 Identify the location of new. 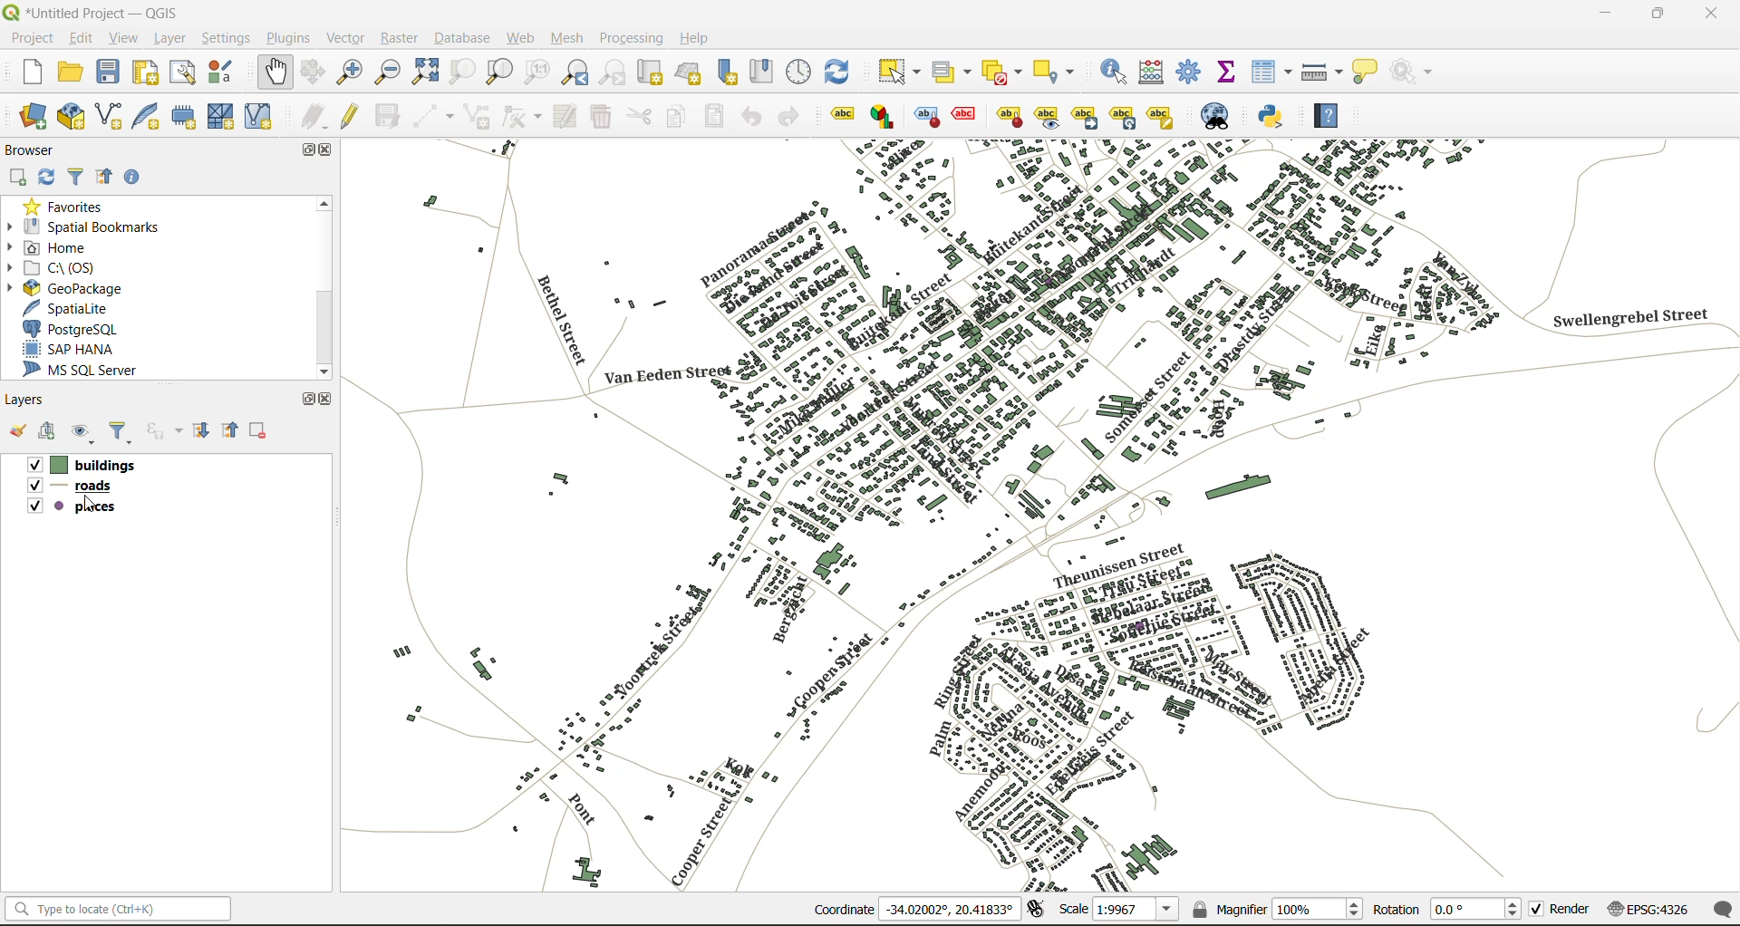
(25, 72).